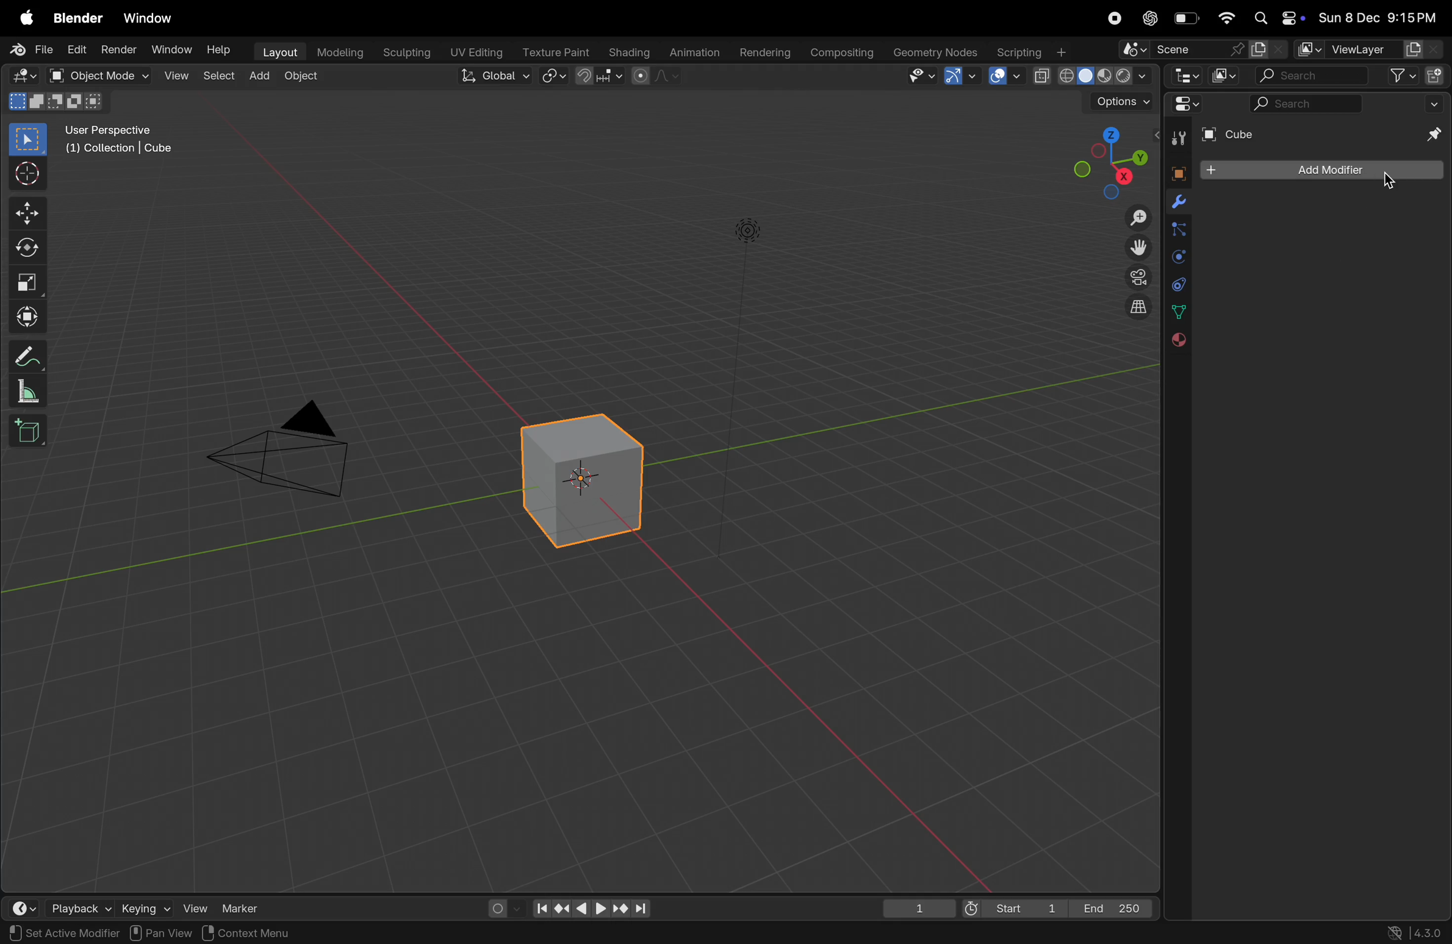 This screenshot has width=1452, height=944. Describe the element at coordinates (26, 908) in the screenshot. I see `editor type` at that location.